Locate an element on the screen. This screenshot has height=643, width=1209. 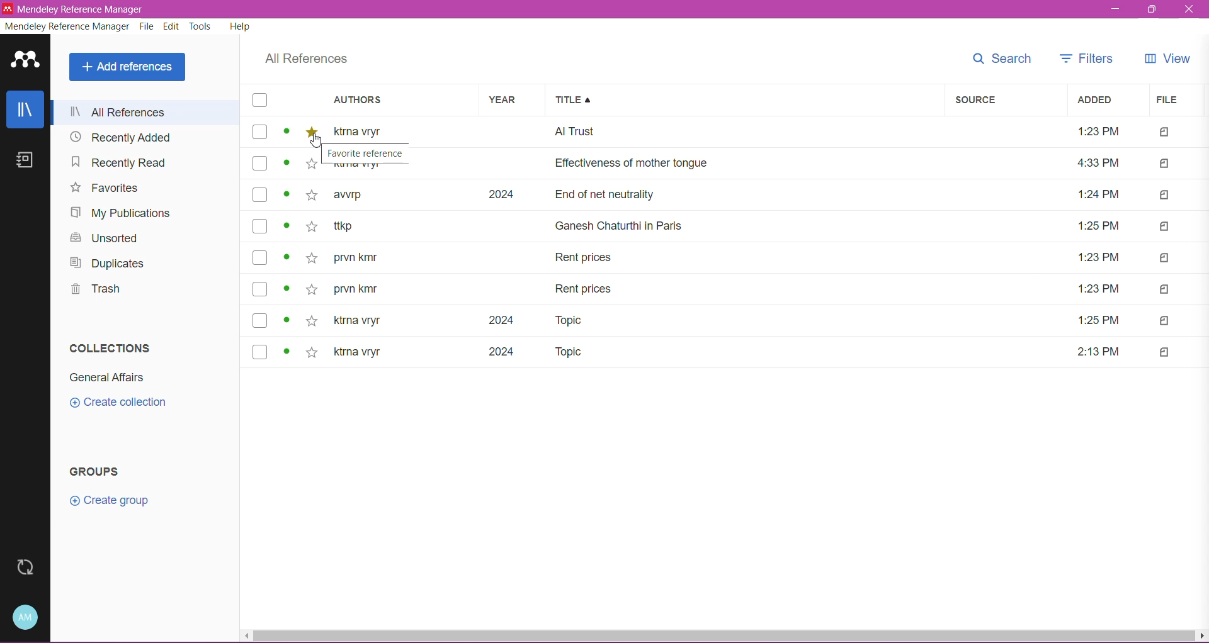
Add References is located at coordinates (127, 67).